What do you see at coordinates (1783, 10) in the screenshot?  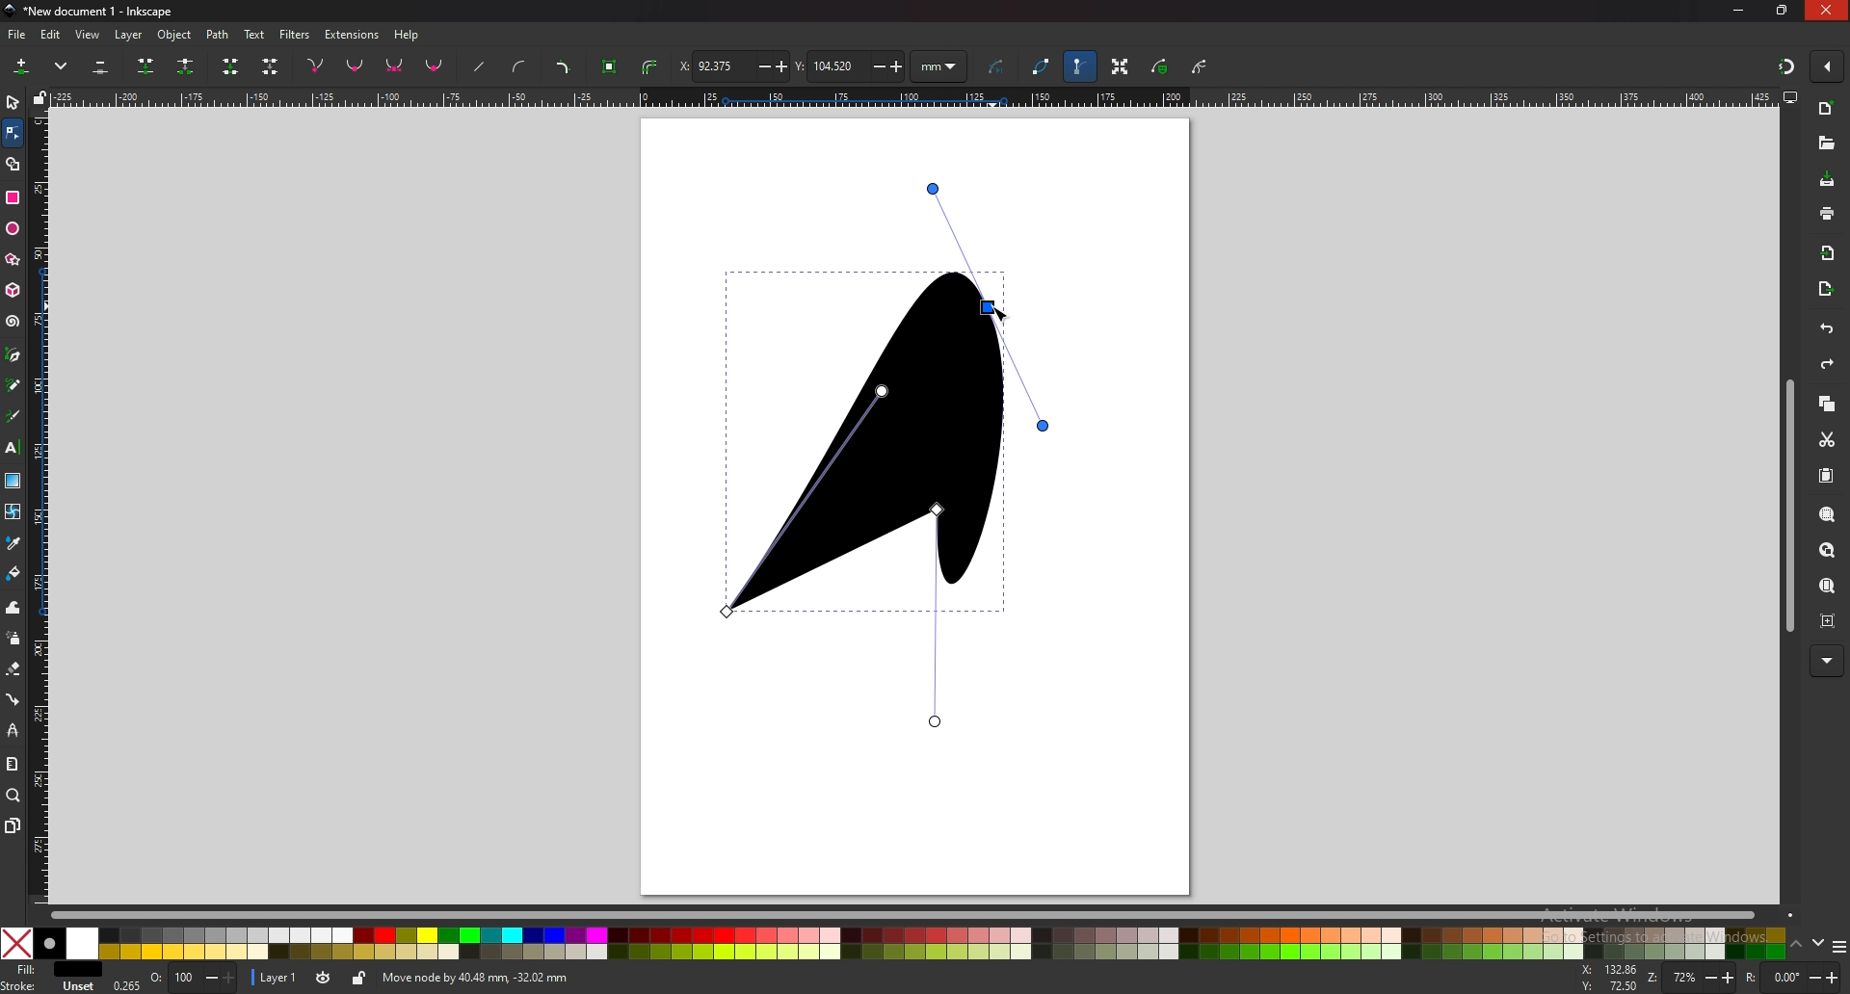 I see `resize` at bounding box center [1783, 10].